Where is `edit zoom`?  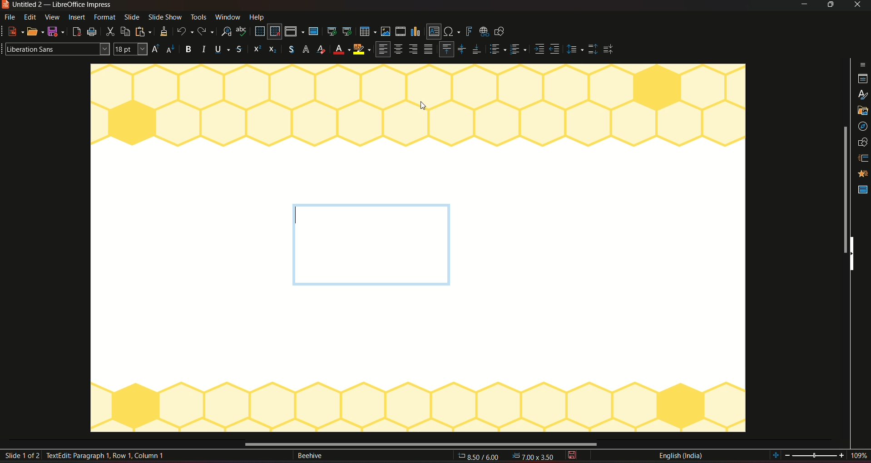 edit zoom is located at coordinates (816, 456).